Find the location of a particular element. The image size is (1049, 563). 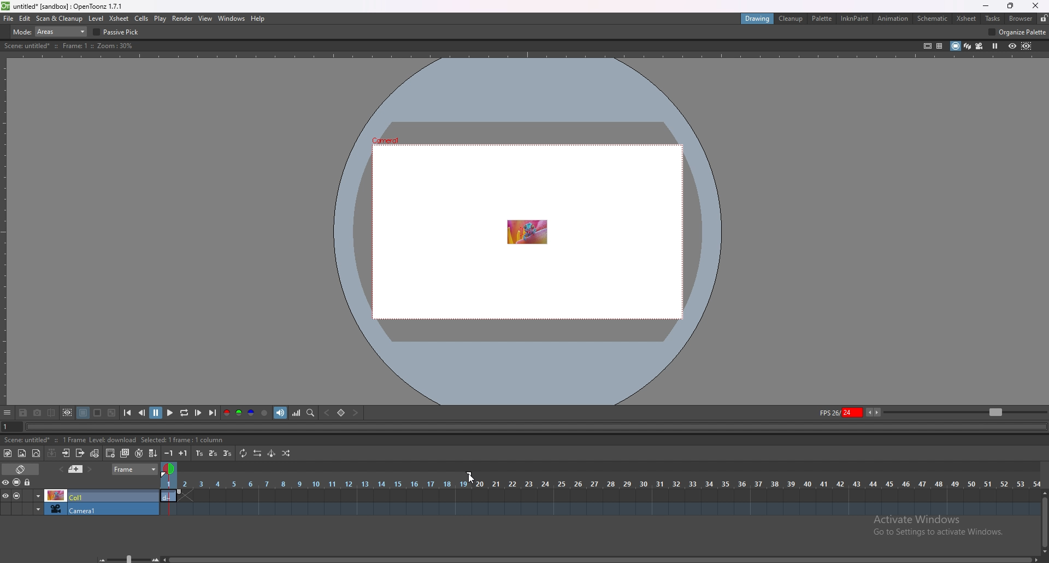

toggle edit in place is located at coordinates (96, 454).